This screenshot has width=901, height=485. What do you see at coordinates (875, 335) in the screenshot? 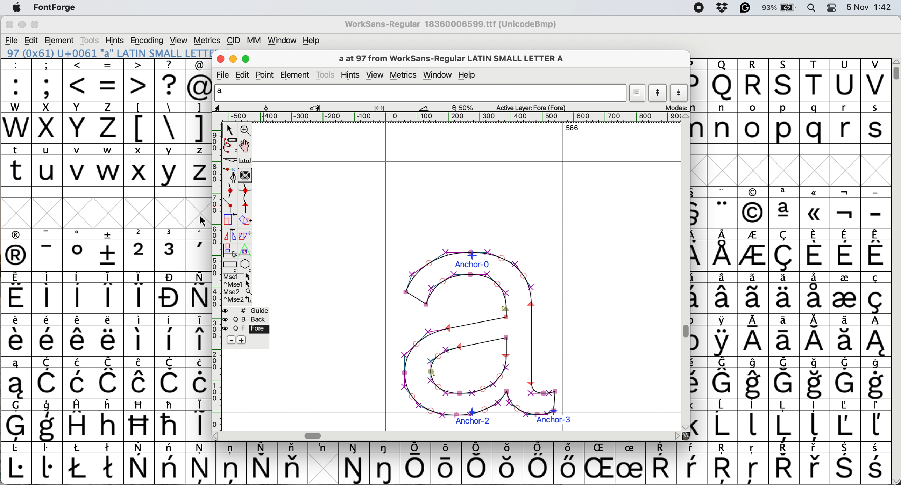
I see `symbol` at bounding box center [875, 335].